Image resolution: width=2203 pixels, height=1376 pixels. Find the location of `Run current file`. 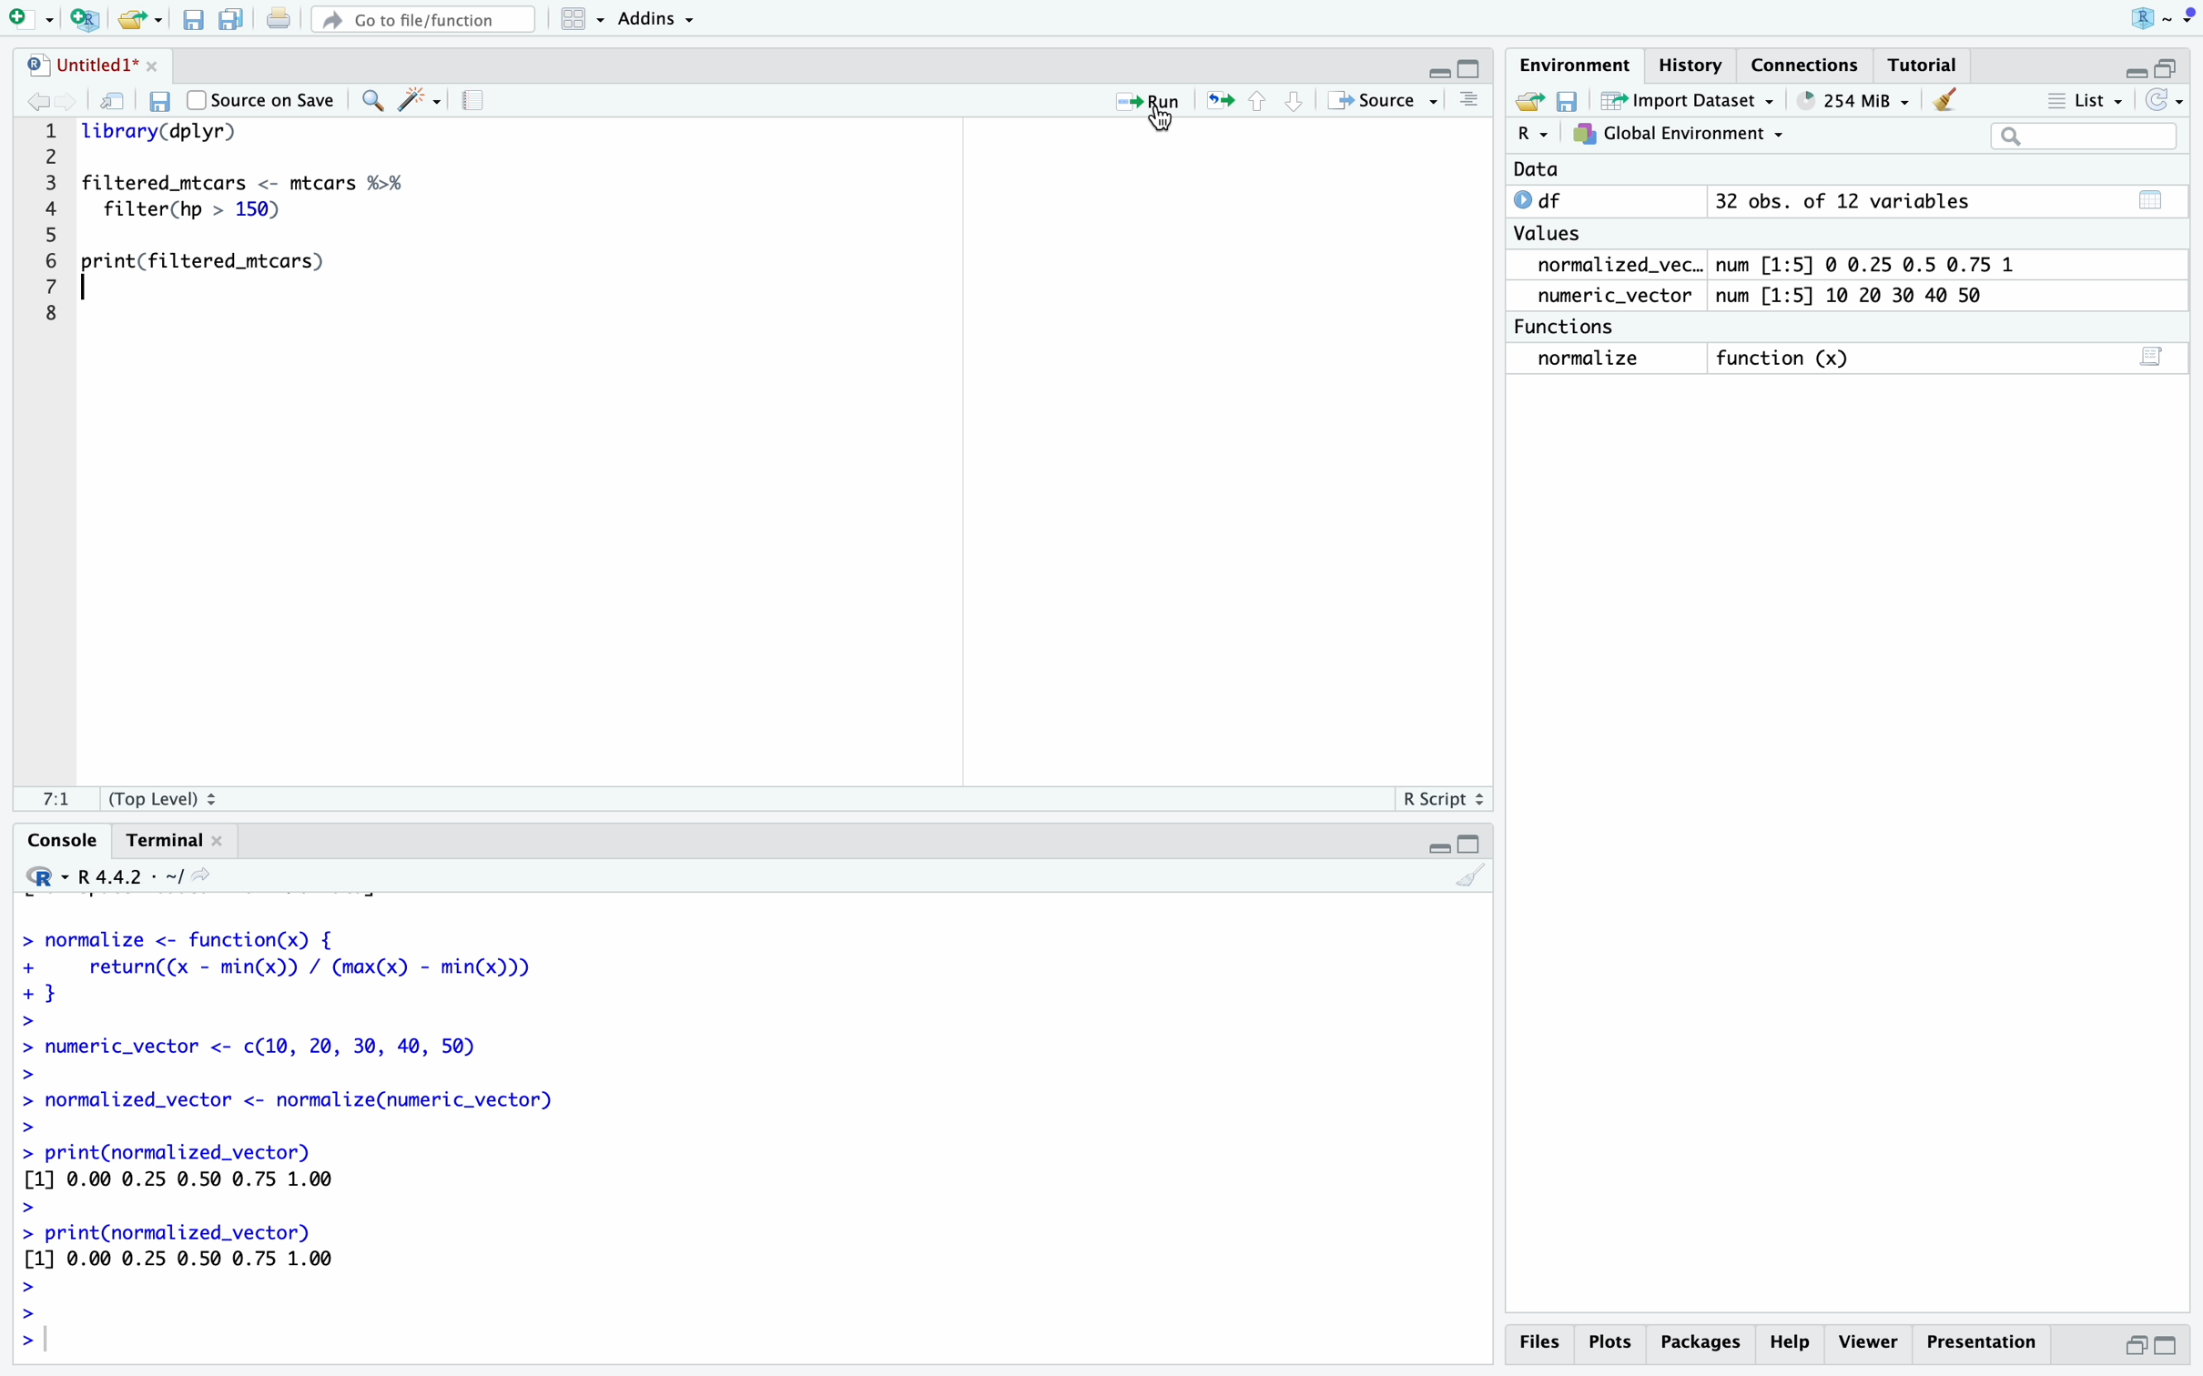

Run current file is located at coordinates (1148, 104).